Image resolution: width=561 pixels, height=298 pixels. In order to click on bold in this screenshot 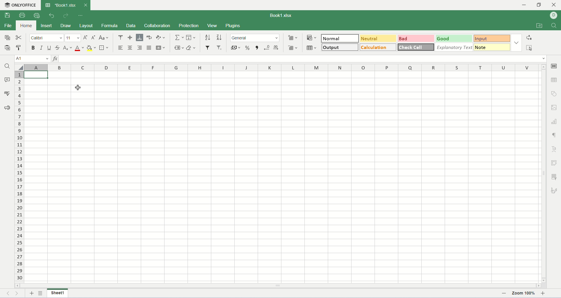, I will do `click(33, 48)`.